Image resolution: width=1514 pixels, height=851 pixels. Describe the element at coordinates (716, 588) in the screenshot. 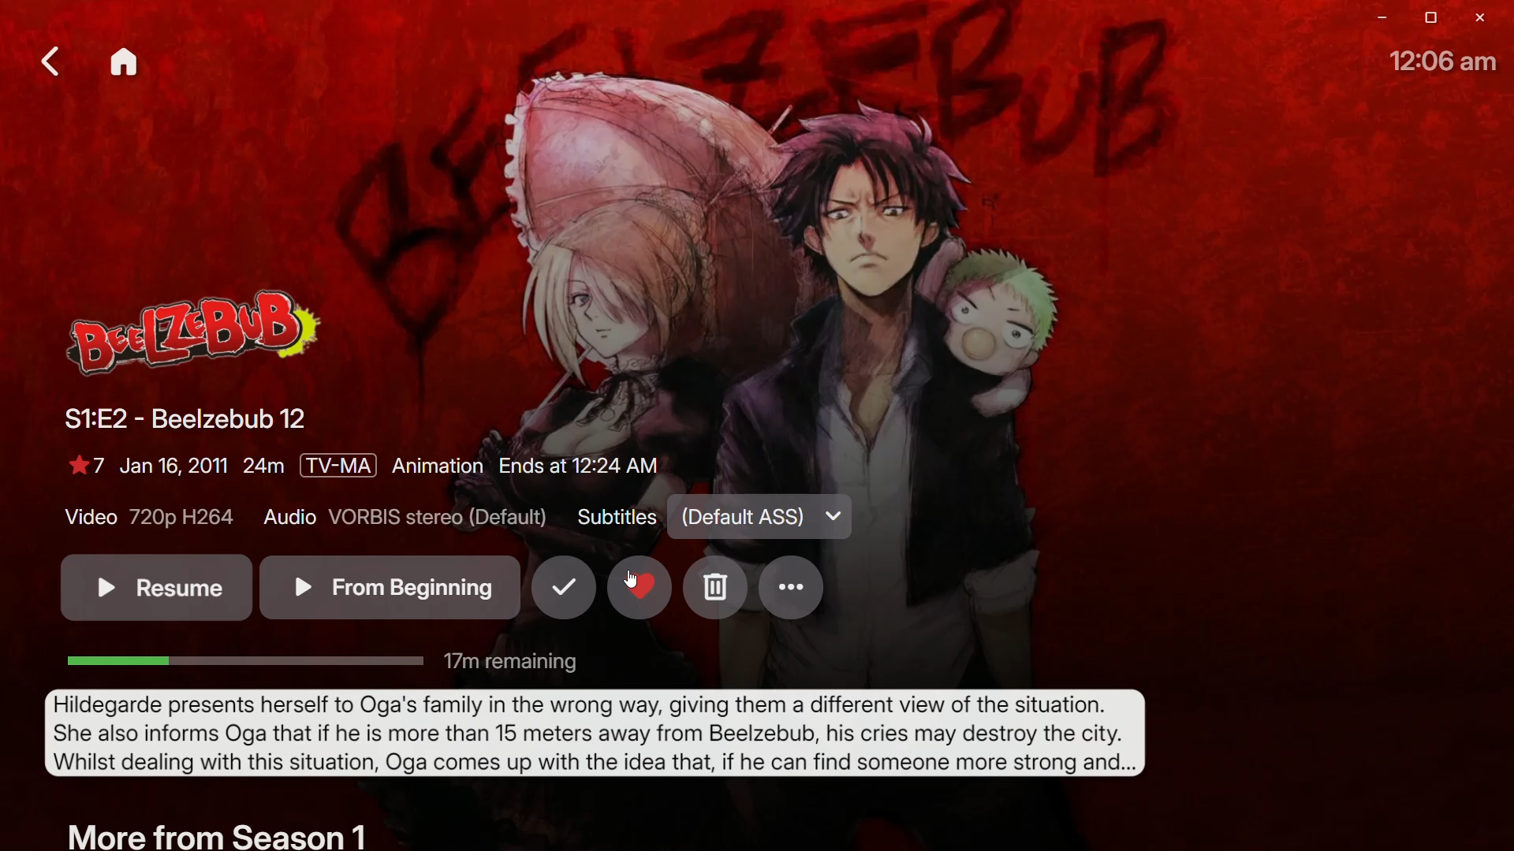

I see `Delete` at that location.